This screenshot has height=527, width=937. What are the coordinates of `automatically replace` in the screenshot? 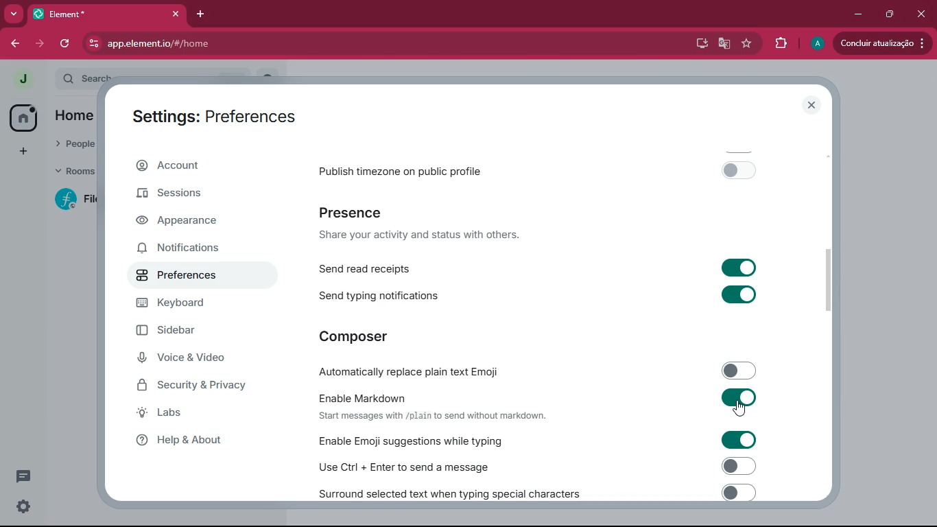 It's located at (538, 368).